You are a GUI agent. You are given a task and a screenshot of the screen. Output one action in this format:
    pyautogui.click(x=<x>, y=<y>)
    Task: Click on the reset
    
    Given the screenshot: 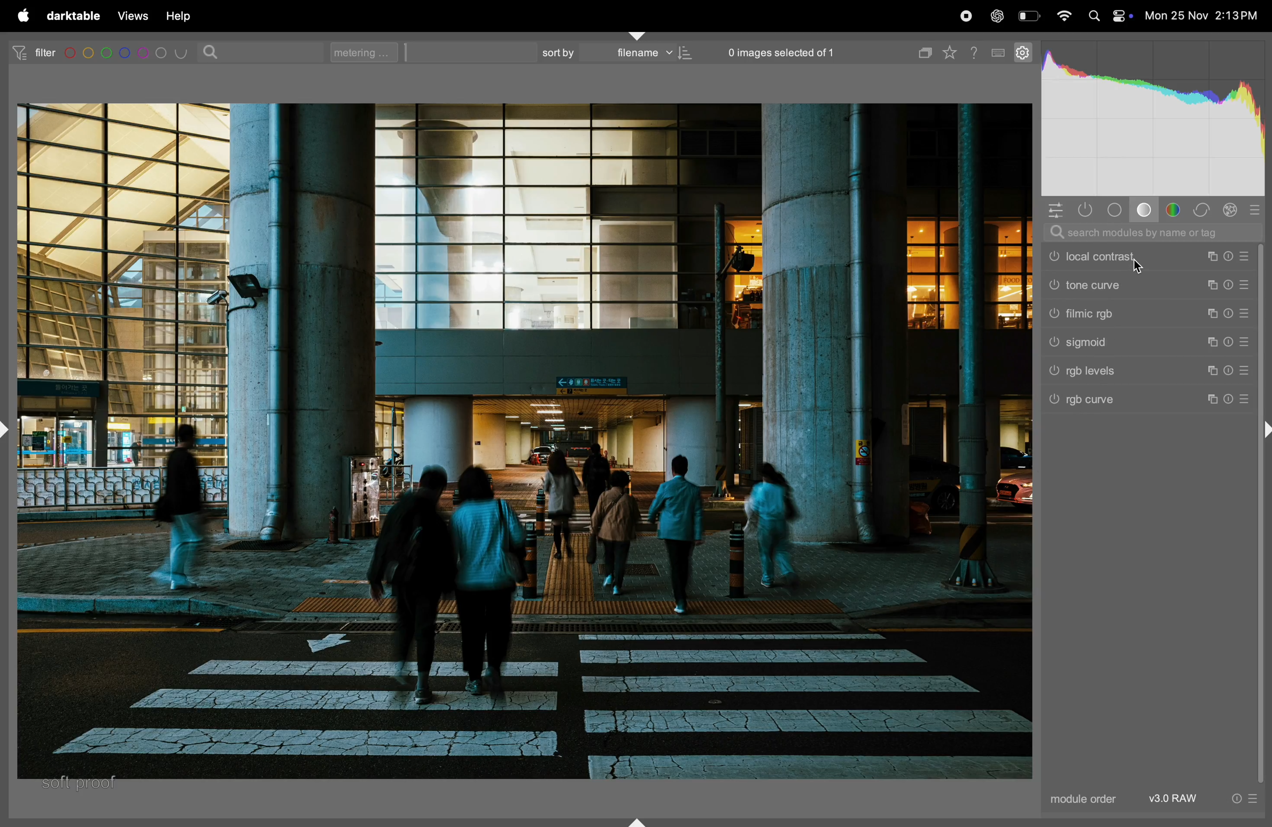 What is the action you would take?
    pyautogui.click(x=1229, y=401)
    